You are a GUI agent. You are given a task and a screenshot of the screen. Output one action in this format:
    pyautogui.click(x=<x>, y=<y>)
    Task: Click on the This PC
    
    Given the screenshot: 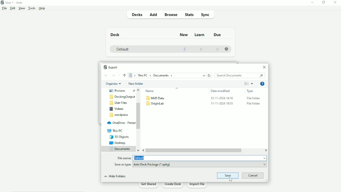 What is the action you would take?
    pyautogui.click(x=116, y=130)
    